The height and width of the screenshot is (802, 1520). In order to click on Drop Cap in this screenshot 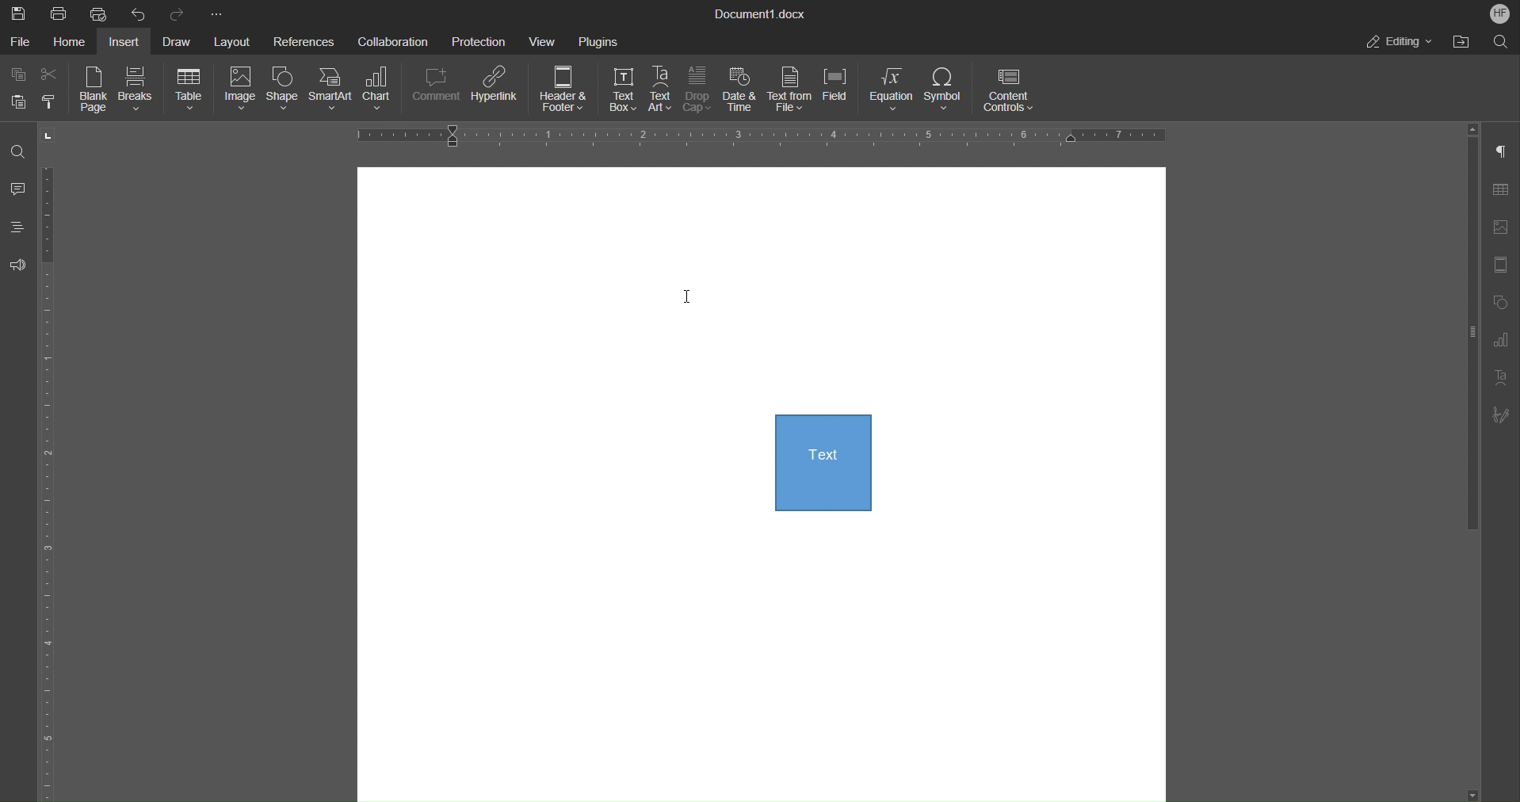, I will do `click(699, 91)`.